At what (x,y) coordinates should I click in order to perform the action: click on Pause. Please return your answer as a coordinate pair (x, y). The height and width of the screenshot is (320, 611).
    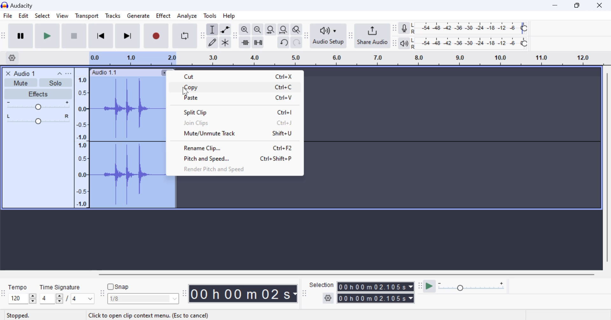
    Looking at the image, I should click on (20, 36).